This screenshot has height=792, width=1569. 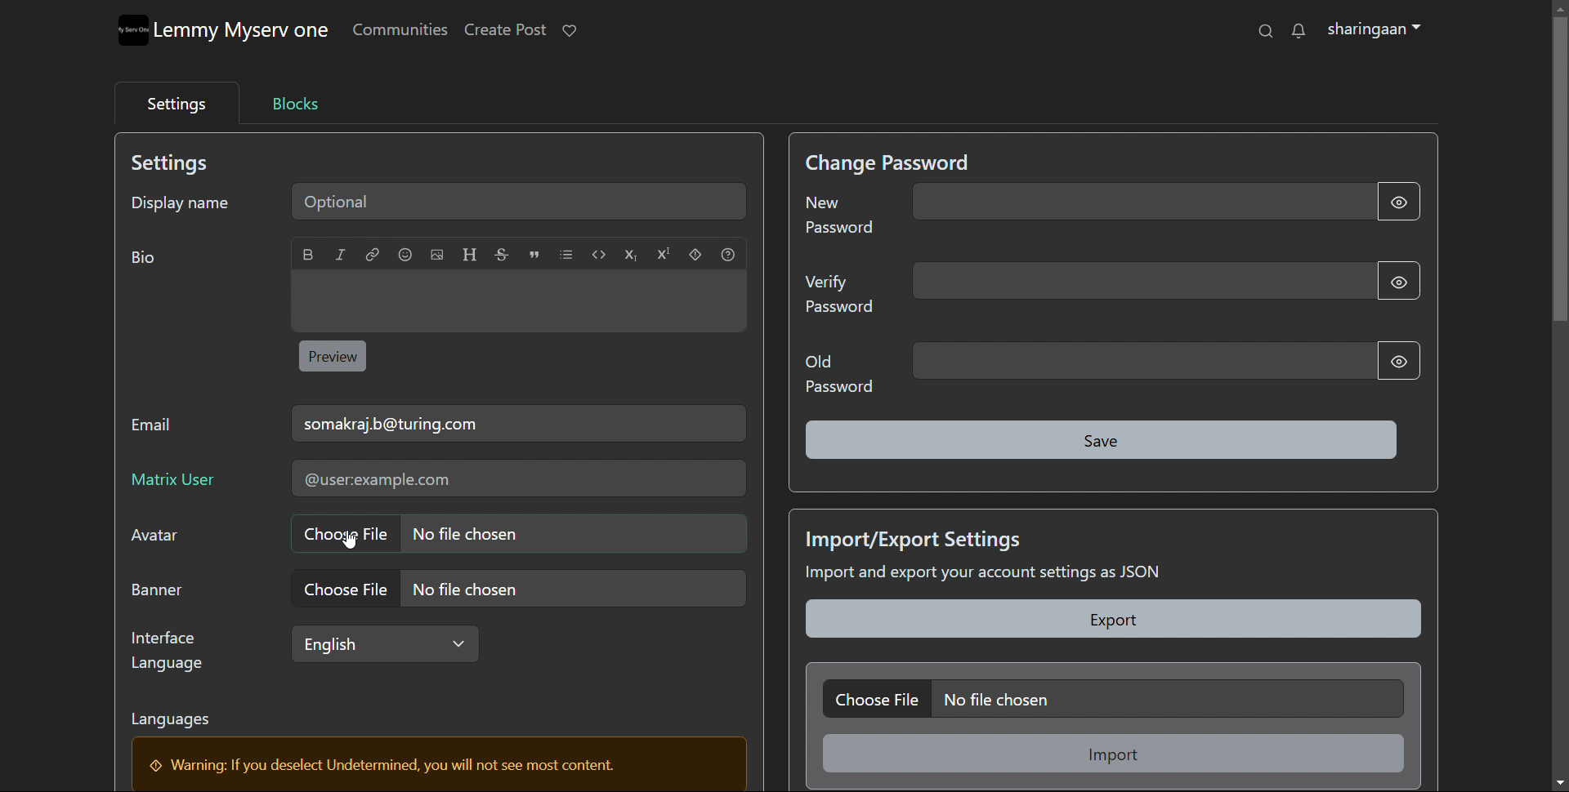 What do you see at coordinates (569, 31) in the screenshot?
I see `donate to lemmy` at bounding box center [569, 31].